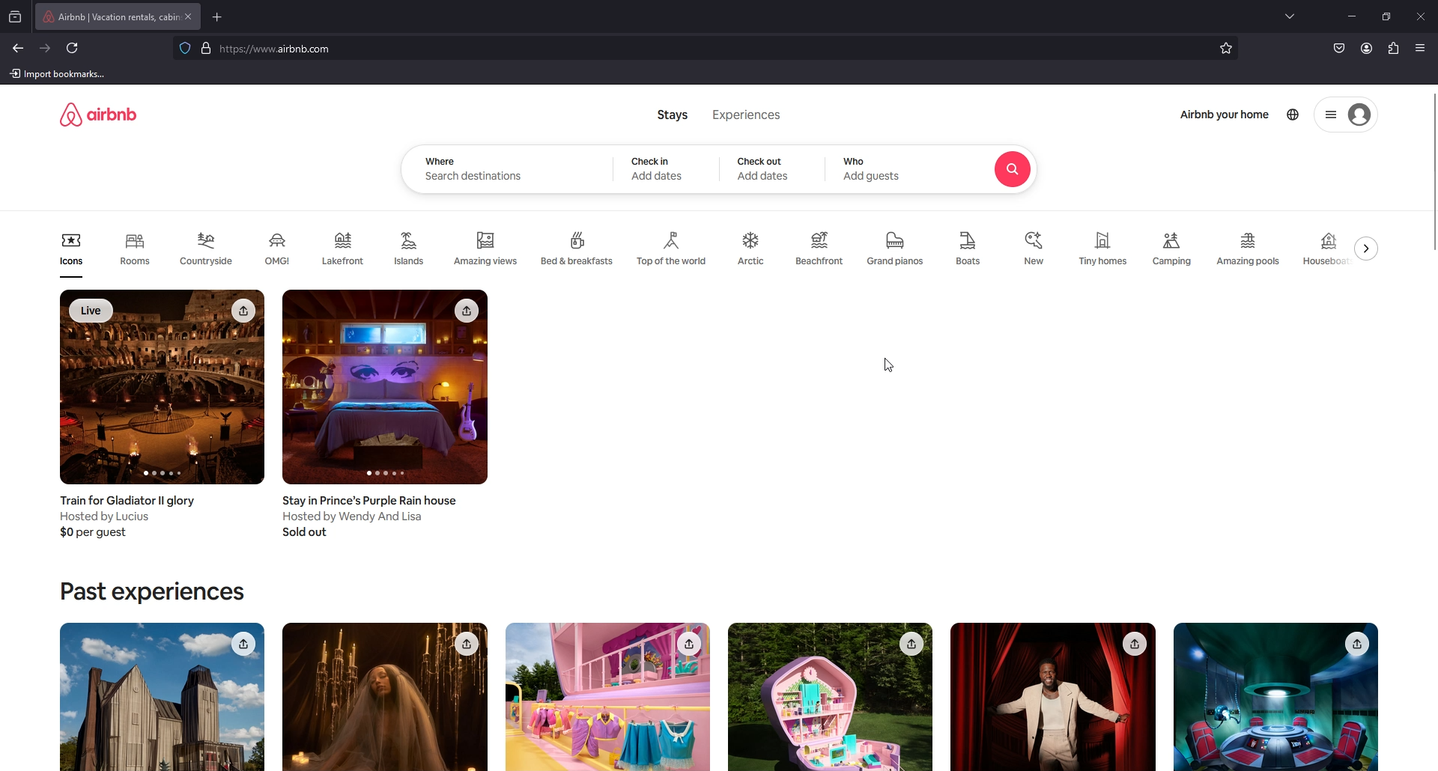  Describe the element at coordinates (1172, 249) in the screenshot. I see `camping` at that location.